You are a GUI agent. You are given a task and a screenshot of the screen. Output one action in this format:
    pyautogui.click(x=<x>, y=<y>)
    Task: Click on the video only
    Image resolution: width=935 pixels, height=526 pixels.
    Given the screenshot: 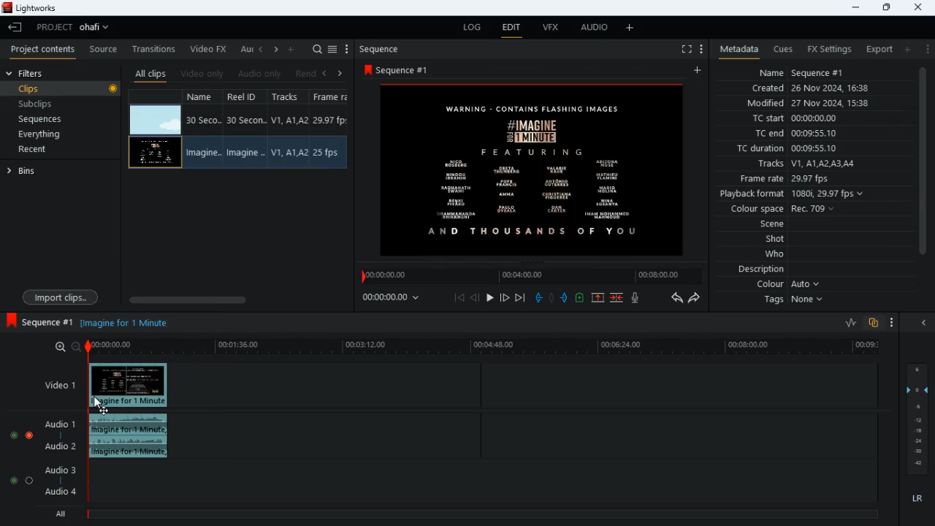 What is the action you would take?
    pyautogui.click(x=205, y=72)
    